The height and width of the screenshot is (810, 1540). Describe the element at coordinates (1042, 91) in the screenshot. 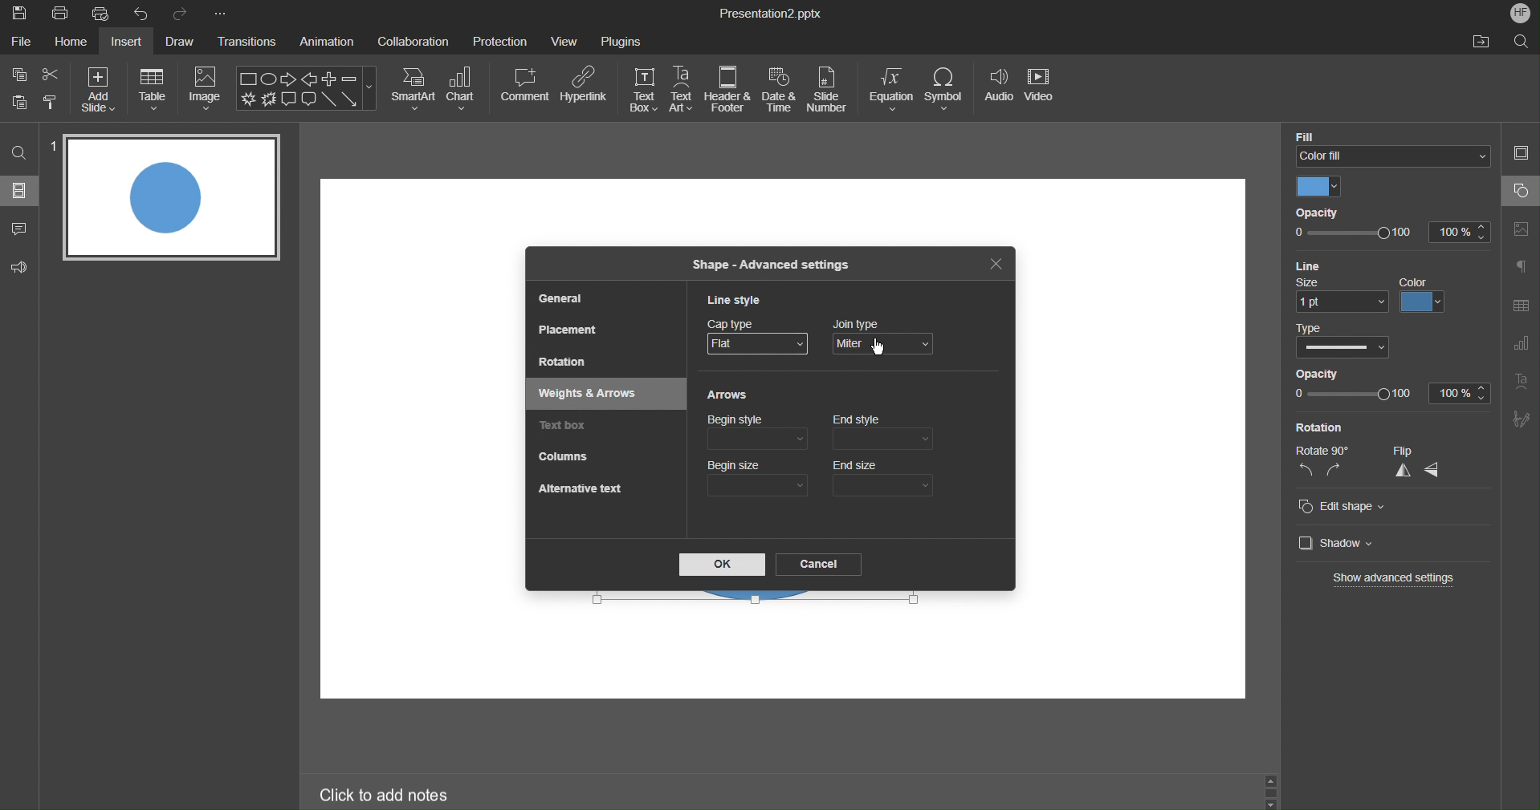

I see `Video` at that location.